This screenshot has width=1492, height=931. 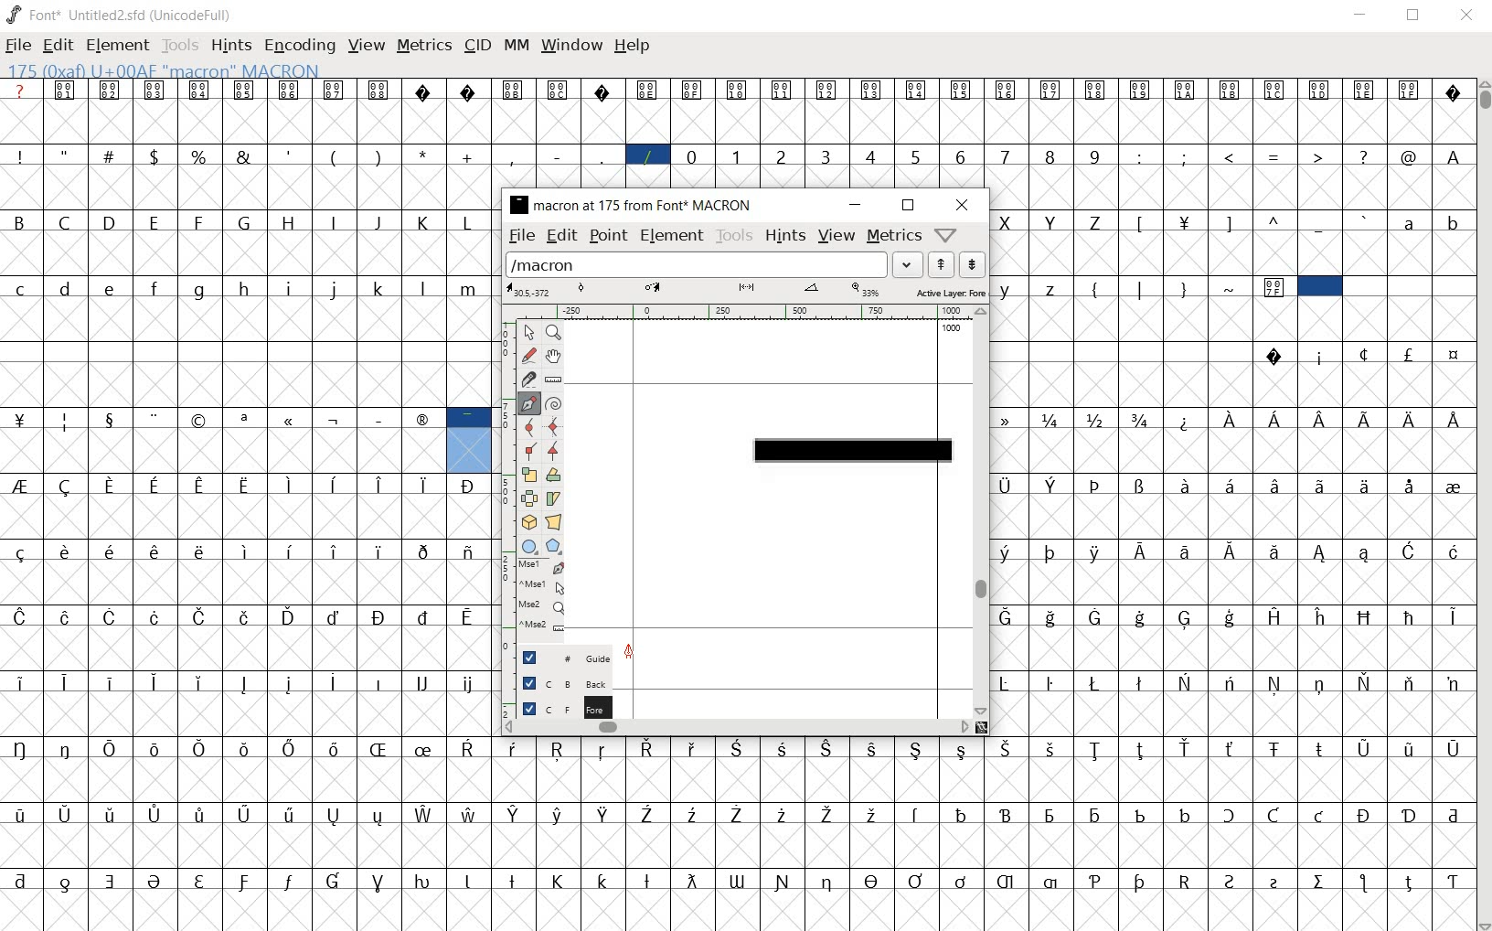 I want to click on J, so click(x=379, y=222).